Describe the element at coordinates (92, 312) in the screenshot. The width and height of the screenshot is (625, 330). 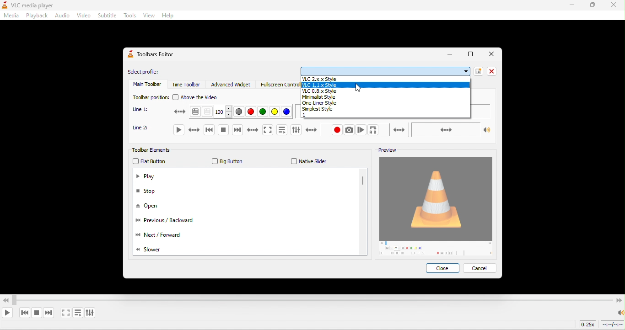
I see `show extended settings` at that location.